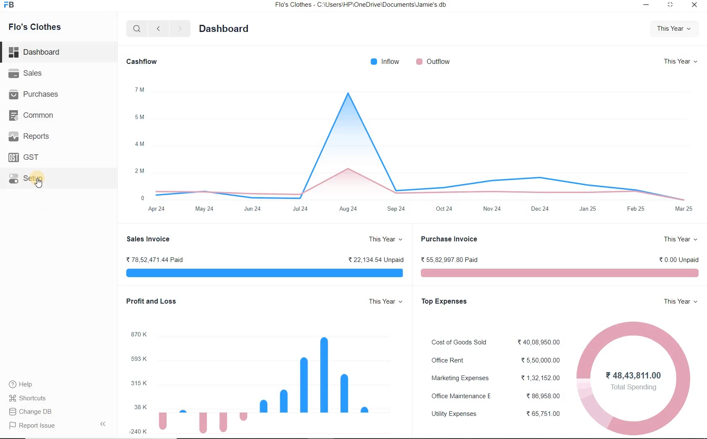  Describe the element at coordinates (33, 115) in the screenshot. I see `Common` at that location.